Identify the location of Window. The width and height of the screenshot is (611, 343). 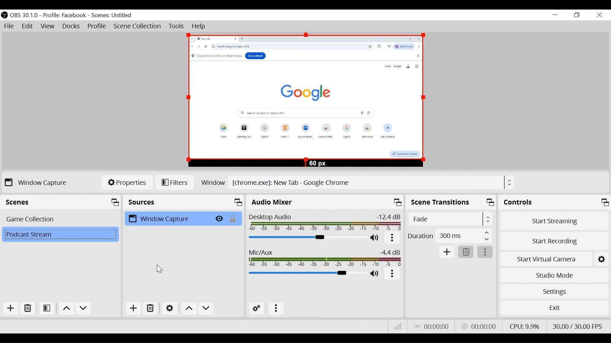
(356, 182).